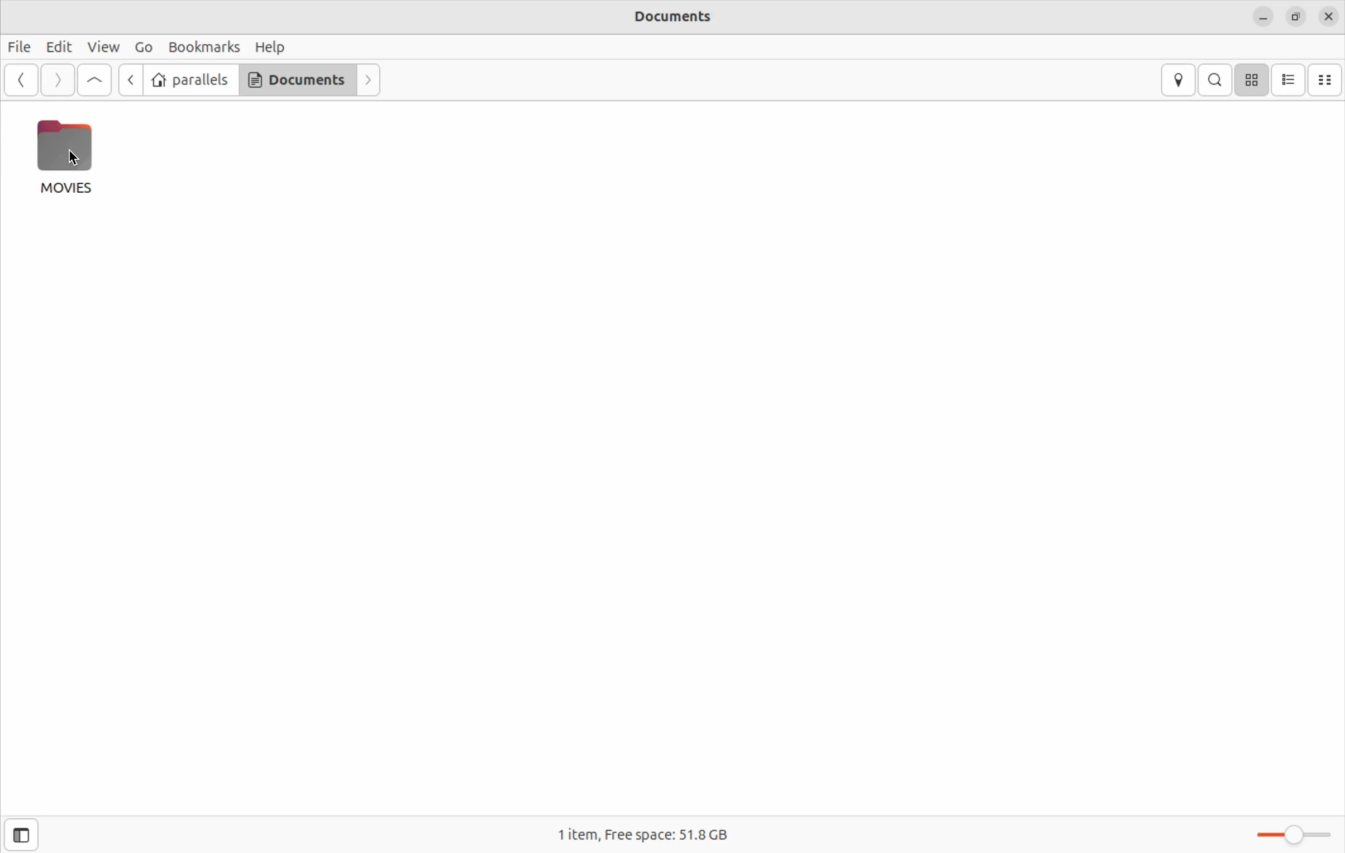  Describe the element at coordinates (20, 80) in the screenshot. I see `back` at that location.